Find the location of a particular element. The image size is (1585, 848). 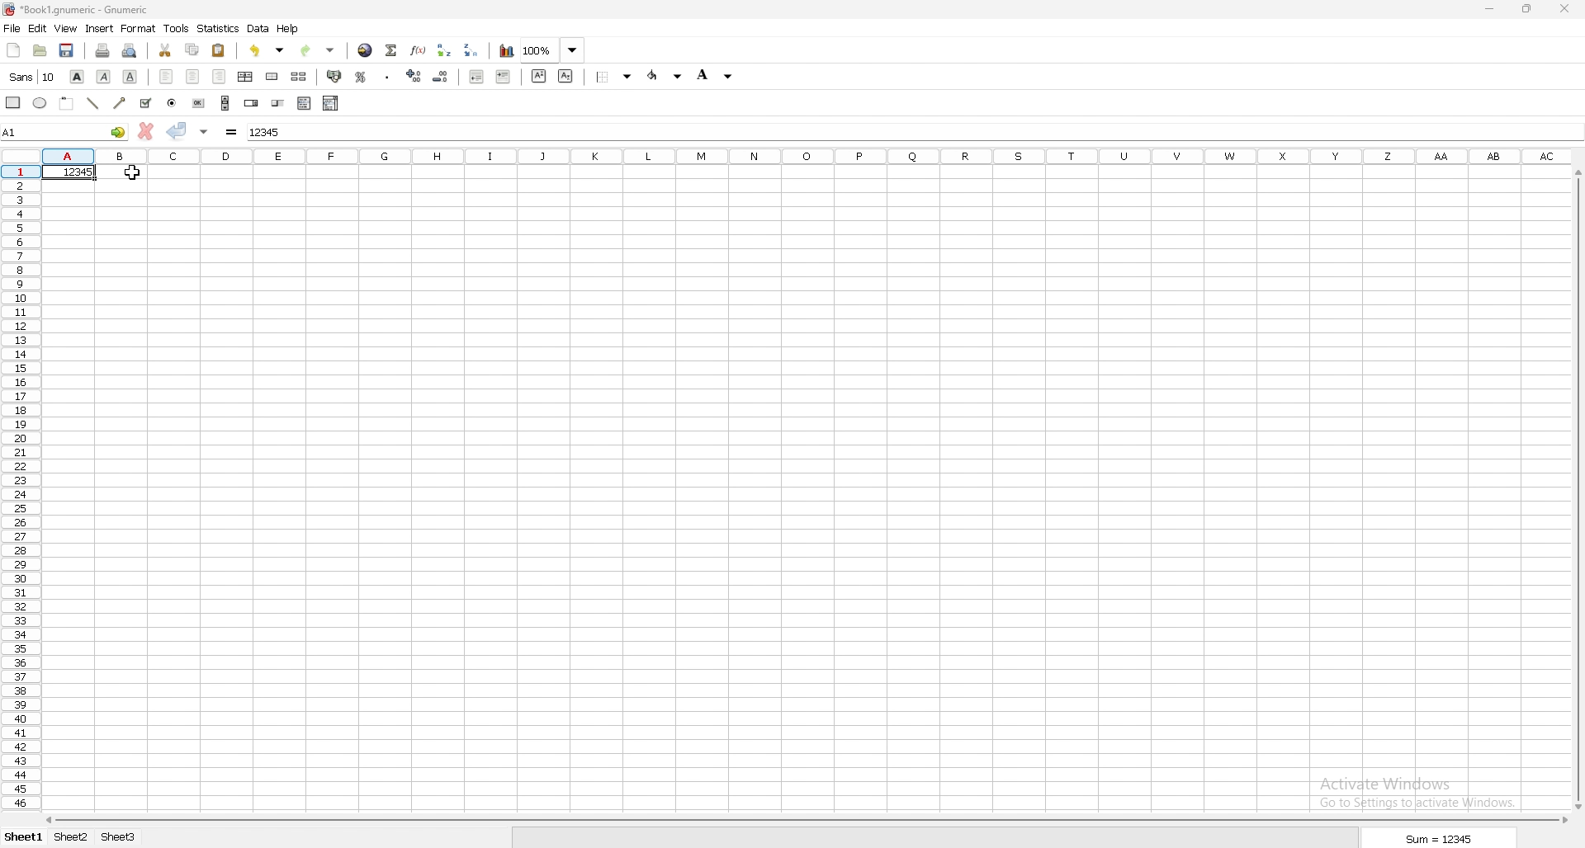

format is located at coordinates (138, 29).